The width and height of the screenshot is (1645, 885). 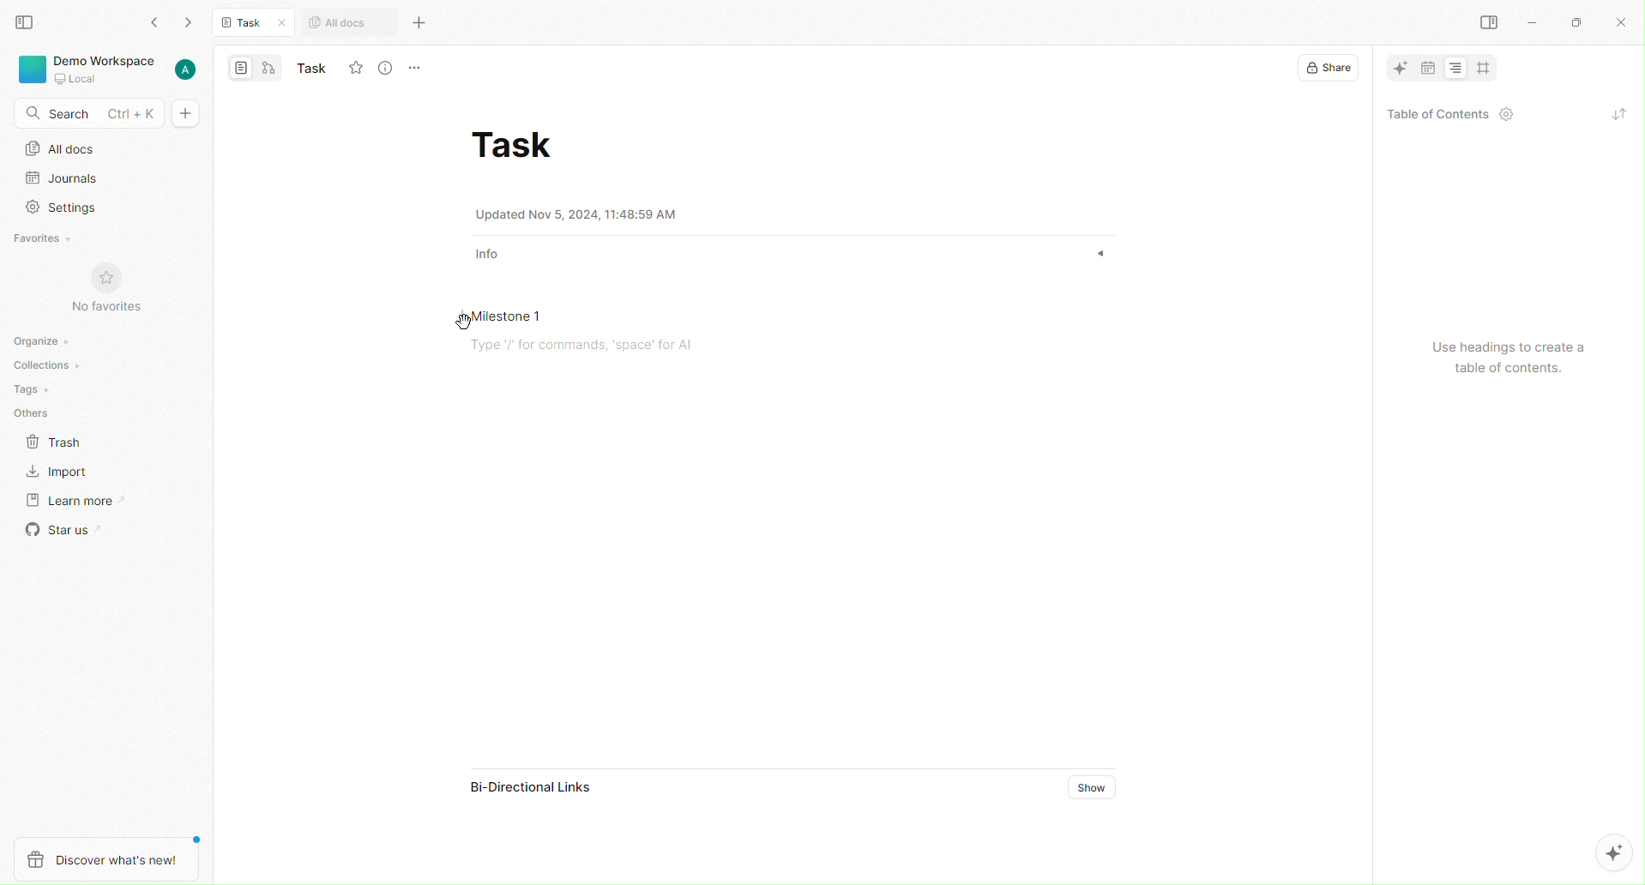 I want to click on Show, so click(x=1081, y=786).